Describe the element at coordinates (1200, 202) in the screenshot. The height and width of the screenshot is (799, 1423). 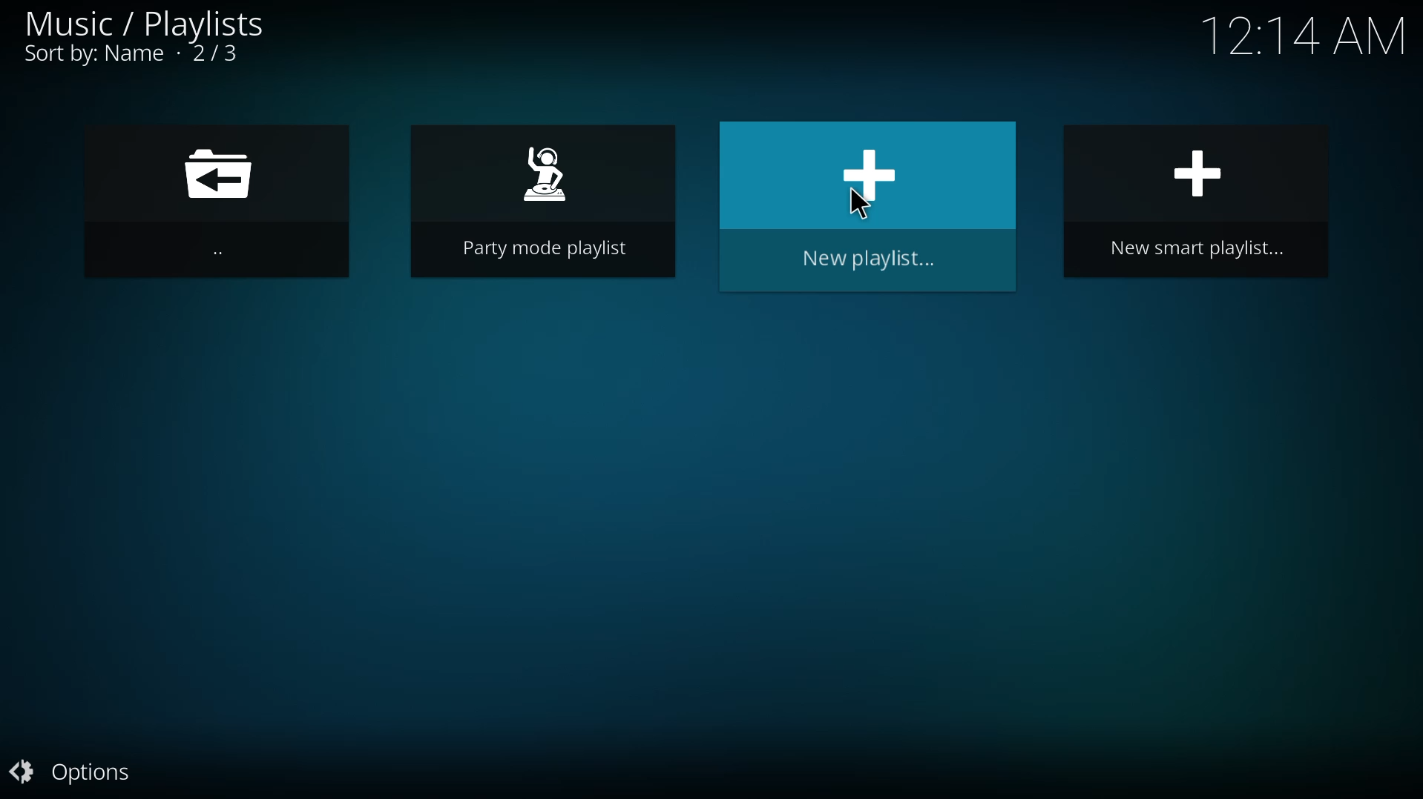
I see `new smart playlist` at that location.